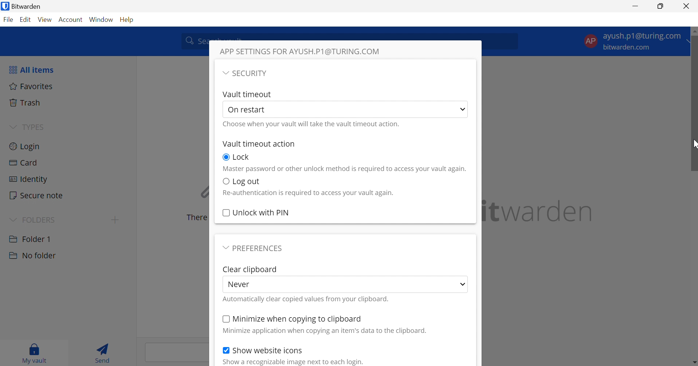 Image resolution: width=698 pixels, height=366 pixels. What do you see at coordinates (313, 124) in the screenshot?
I see `Choose when your vault will take vault timeout action.` at bounding box center [313, 124].